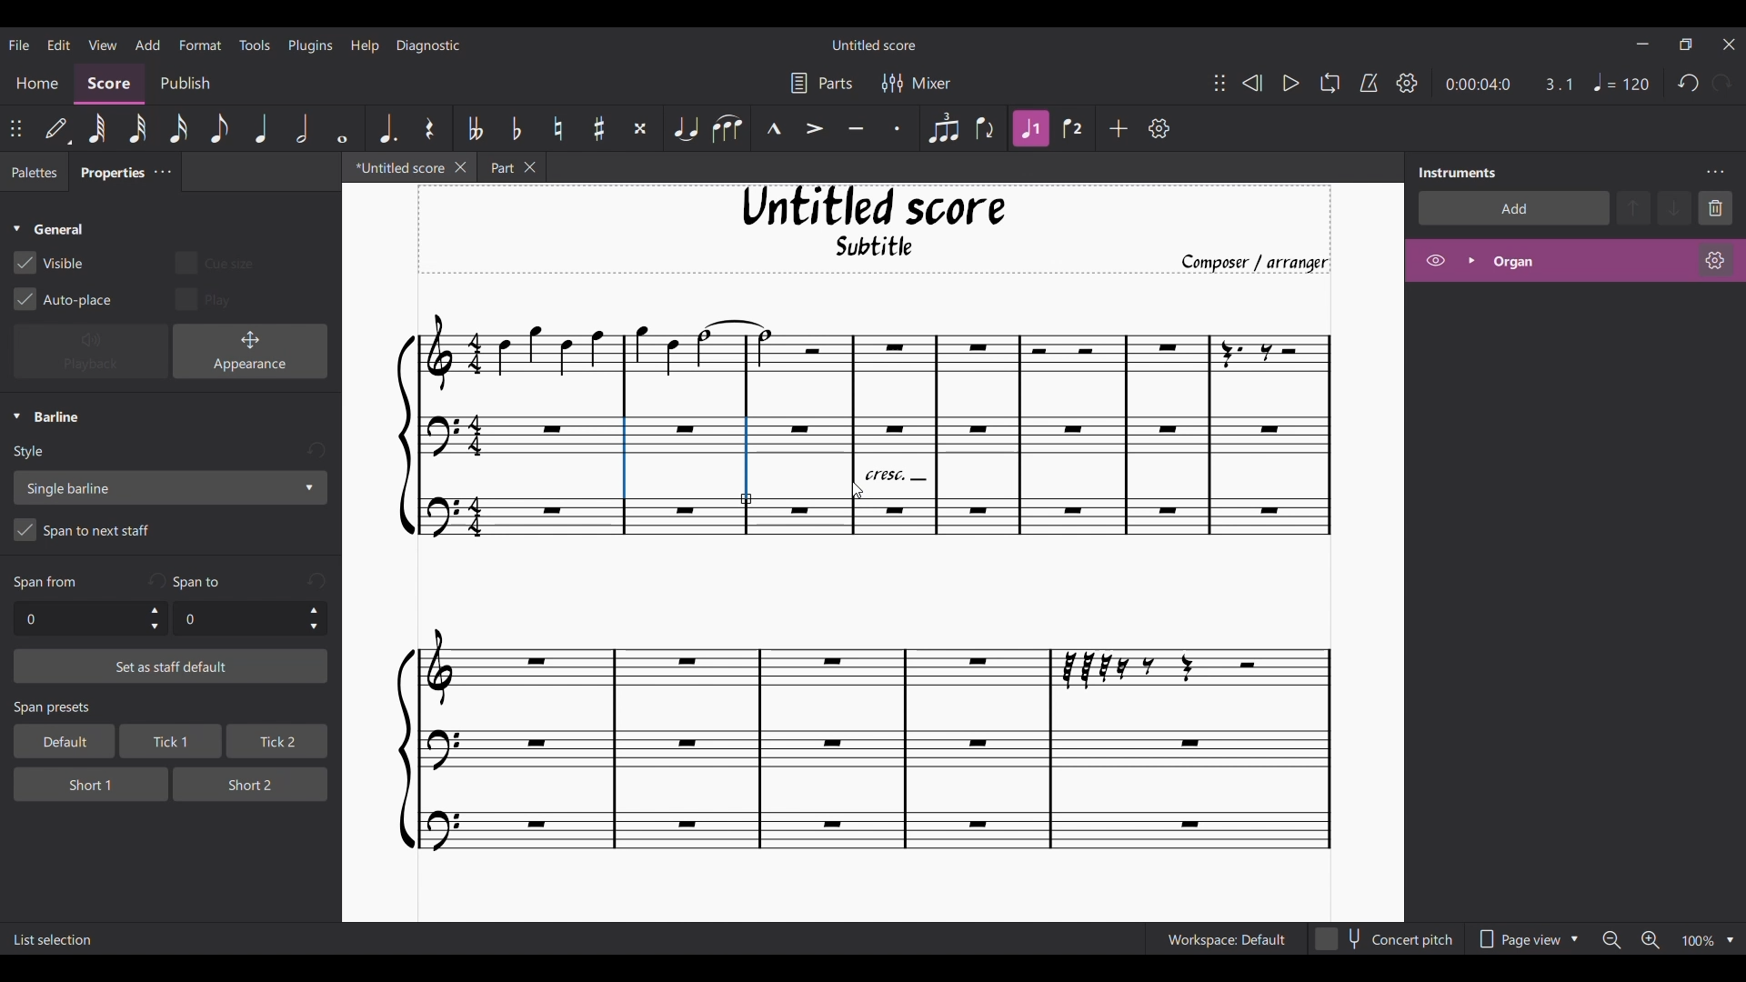  Describe the element at coordinates (185, 84) in the screenshot. I see `Publish section` at that location.